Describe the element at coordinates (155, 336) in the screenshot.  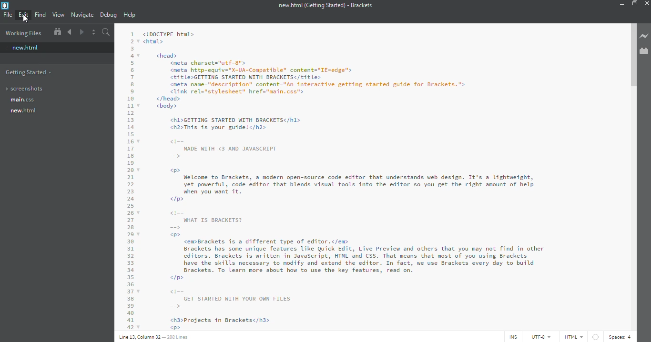
I see `line 13, column 32- 208 lines` at that location.